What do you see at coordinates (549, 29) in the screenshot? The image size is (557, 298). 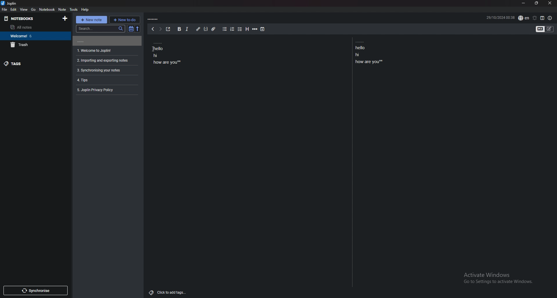 I see `toggle editors` at bounding box center [549, 29].